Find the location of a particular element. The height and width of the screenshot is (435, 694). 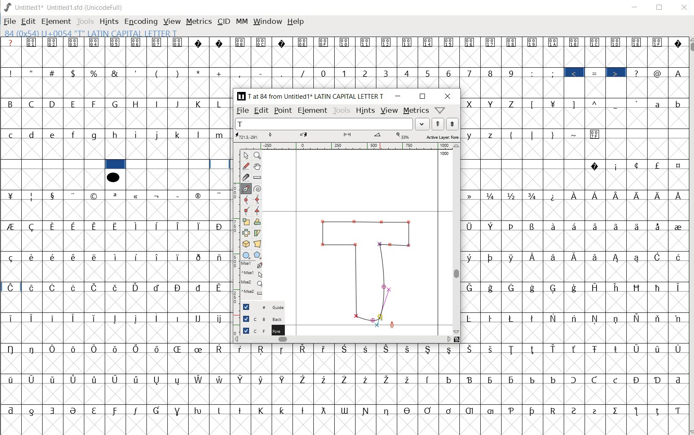

7 is located at coordinates (469, 73).